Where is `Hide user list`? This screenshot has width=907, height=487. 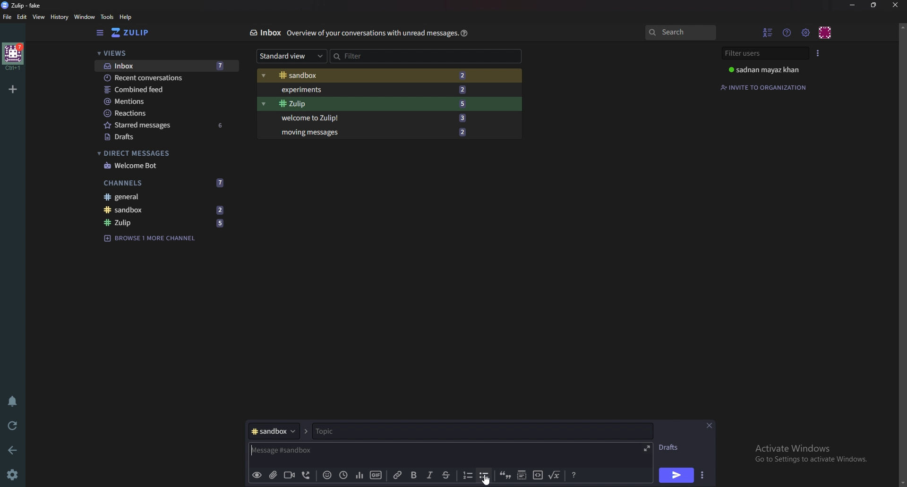
Hide user list is located at coordinates (768, 32).